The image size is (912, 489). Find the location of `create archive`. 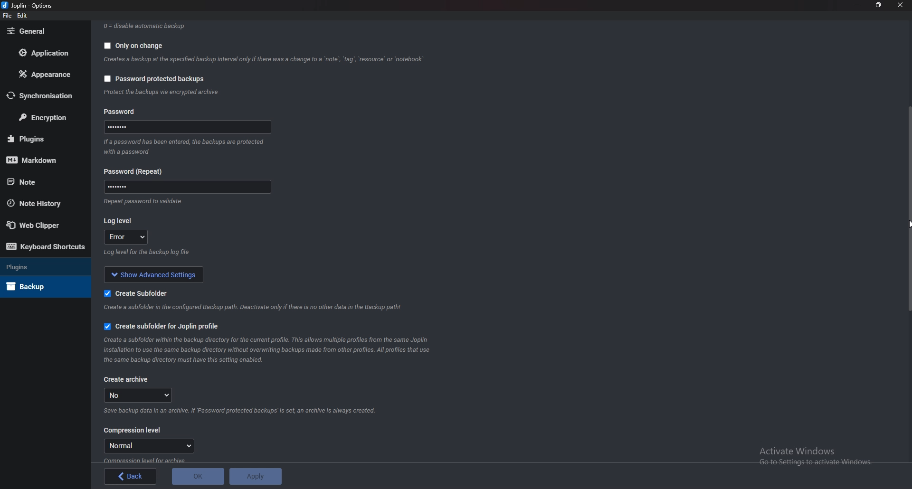

create archive is located at coordinates (130, 379).